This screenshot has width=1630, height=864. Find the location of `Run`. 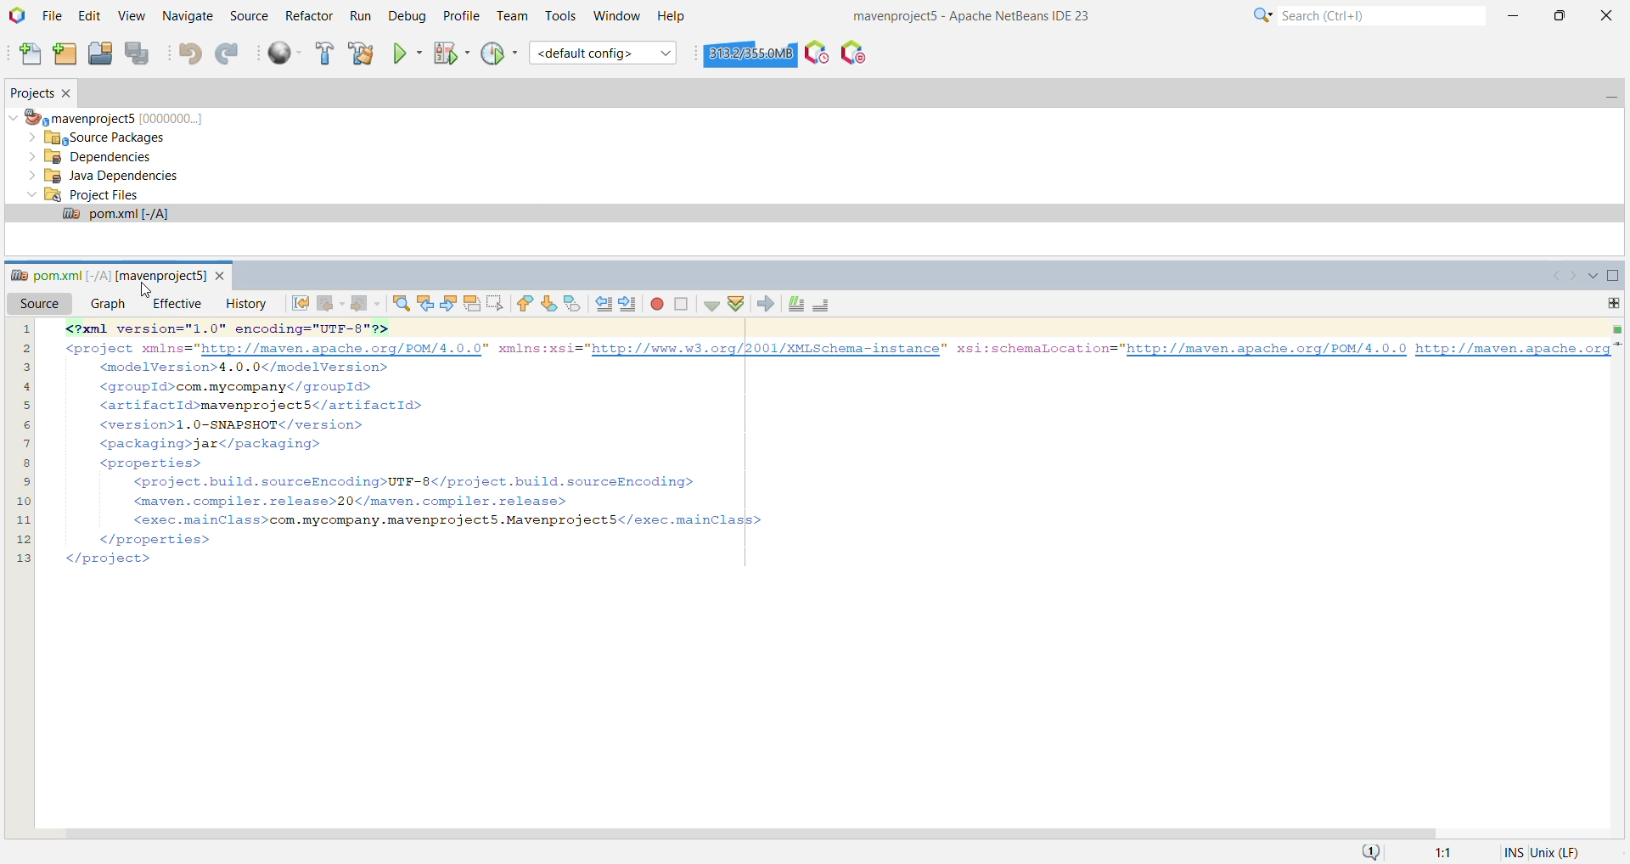

Run is located at coordinates (359, 17).